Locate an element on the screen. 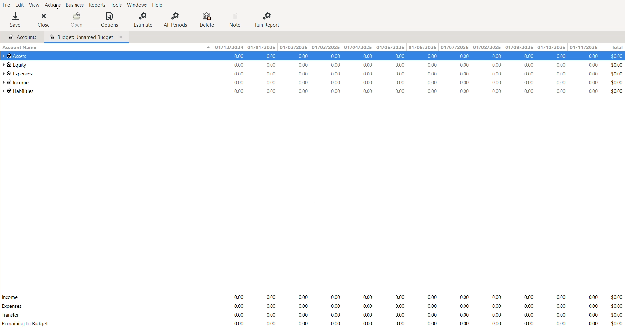 The width and height of the screenshot is (625, 328). All Periods is located at coordinates (176, 20).